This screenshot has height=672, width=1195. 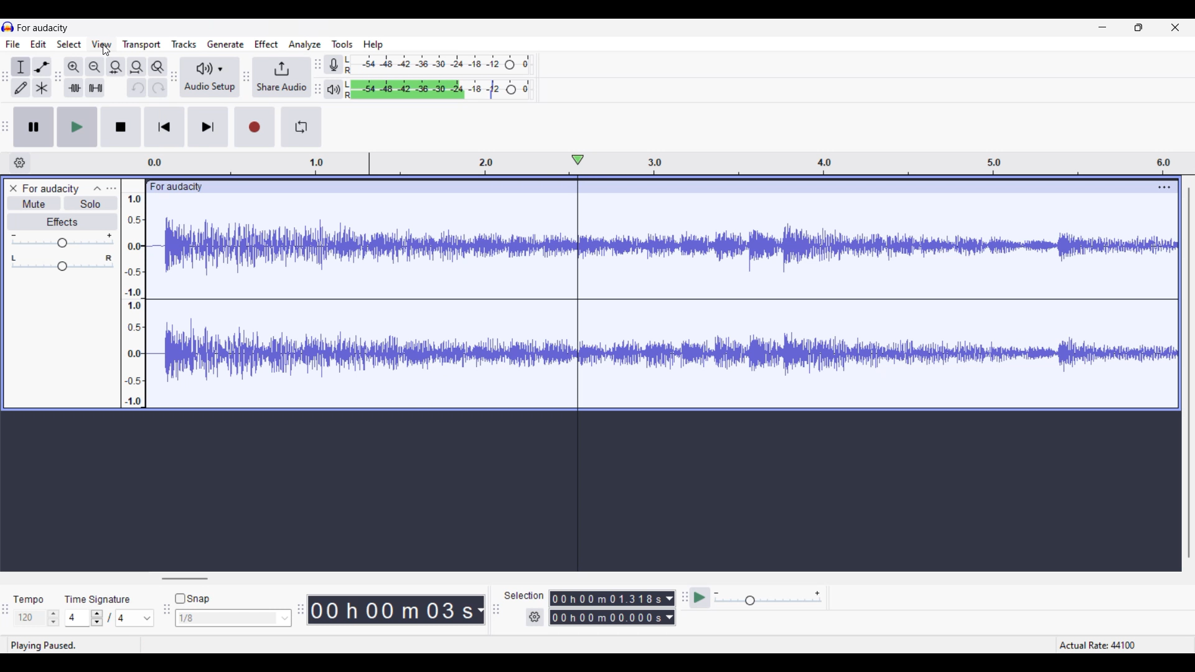 What do you see at coordinates (98, 189) in the screenshot?
I see `Collapse` at bounding box center [98, 189].